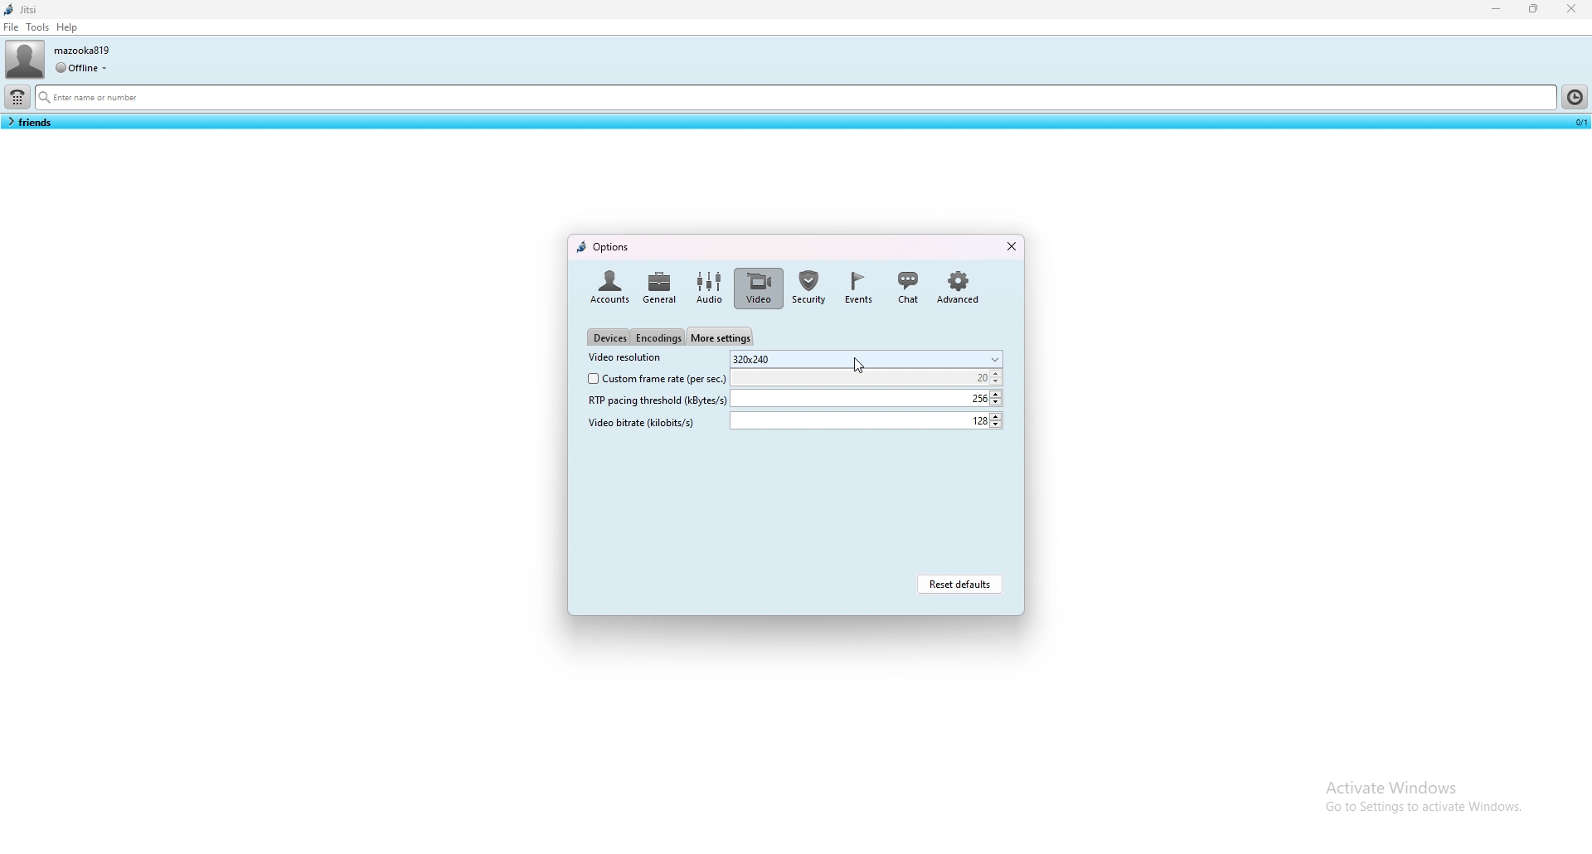 The image size is (1592, 854). I want to click on Audio, so click(708, 288).